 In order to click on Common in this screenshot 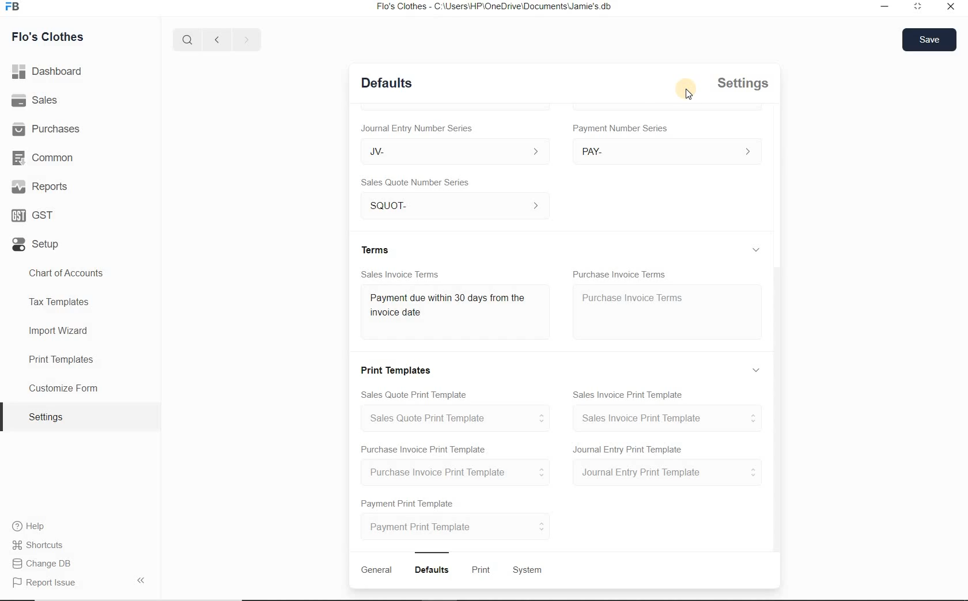, I will do `click(42, 158)`.